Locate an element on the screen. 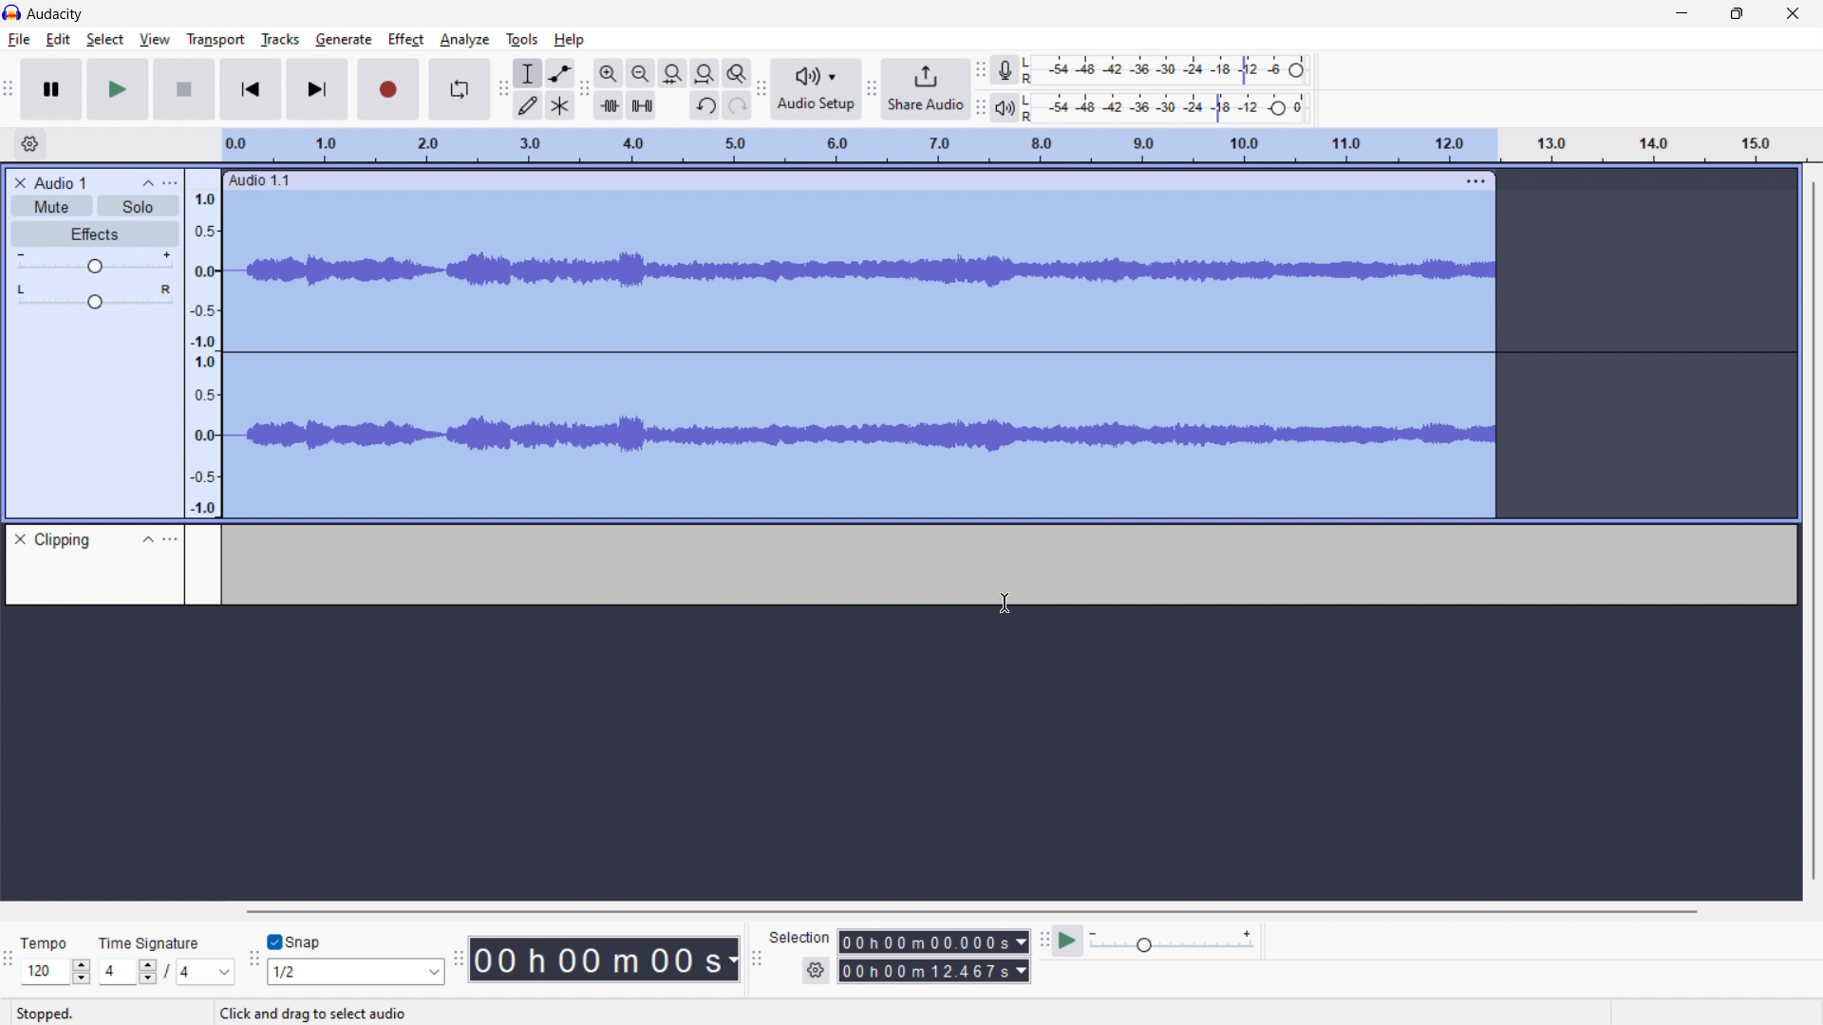 The image size is (1823, 1025). close is located at coordinates (1793, 11).